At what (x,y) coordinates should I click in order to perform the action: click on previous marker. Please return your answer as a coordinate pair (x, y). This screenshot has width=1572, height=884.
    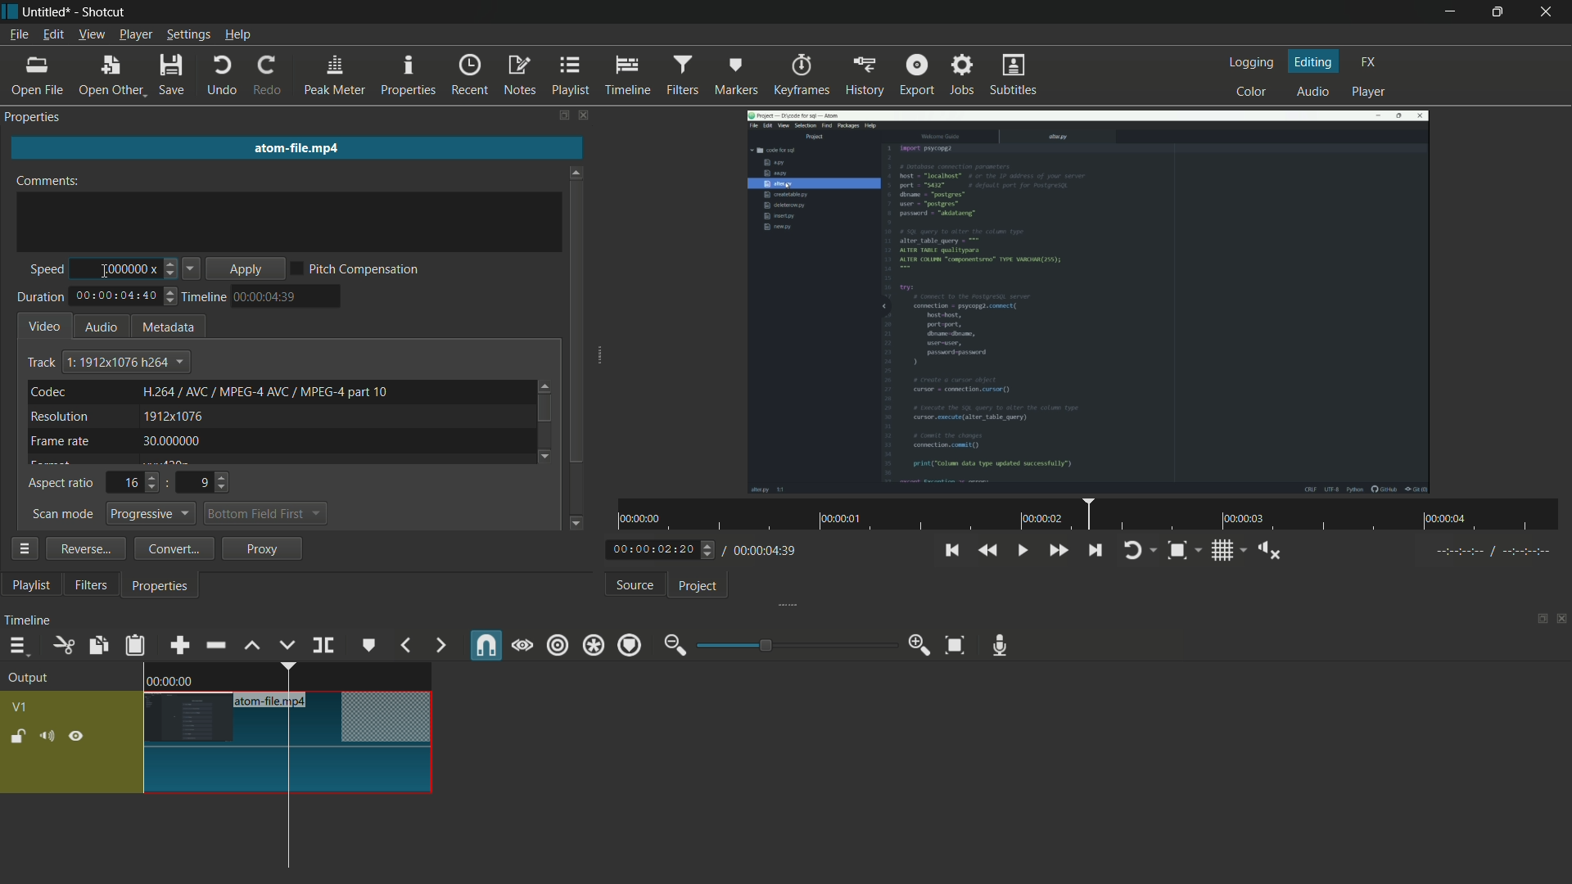
    Looking at the image, I should click on (405, 647).